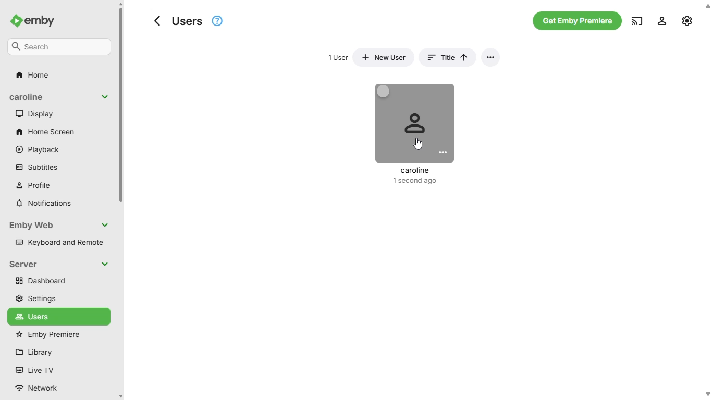 The image size is (712, 400). I want to click on library, so click(33, 352).